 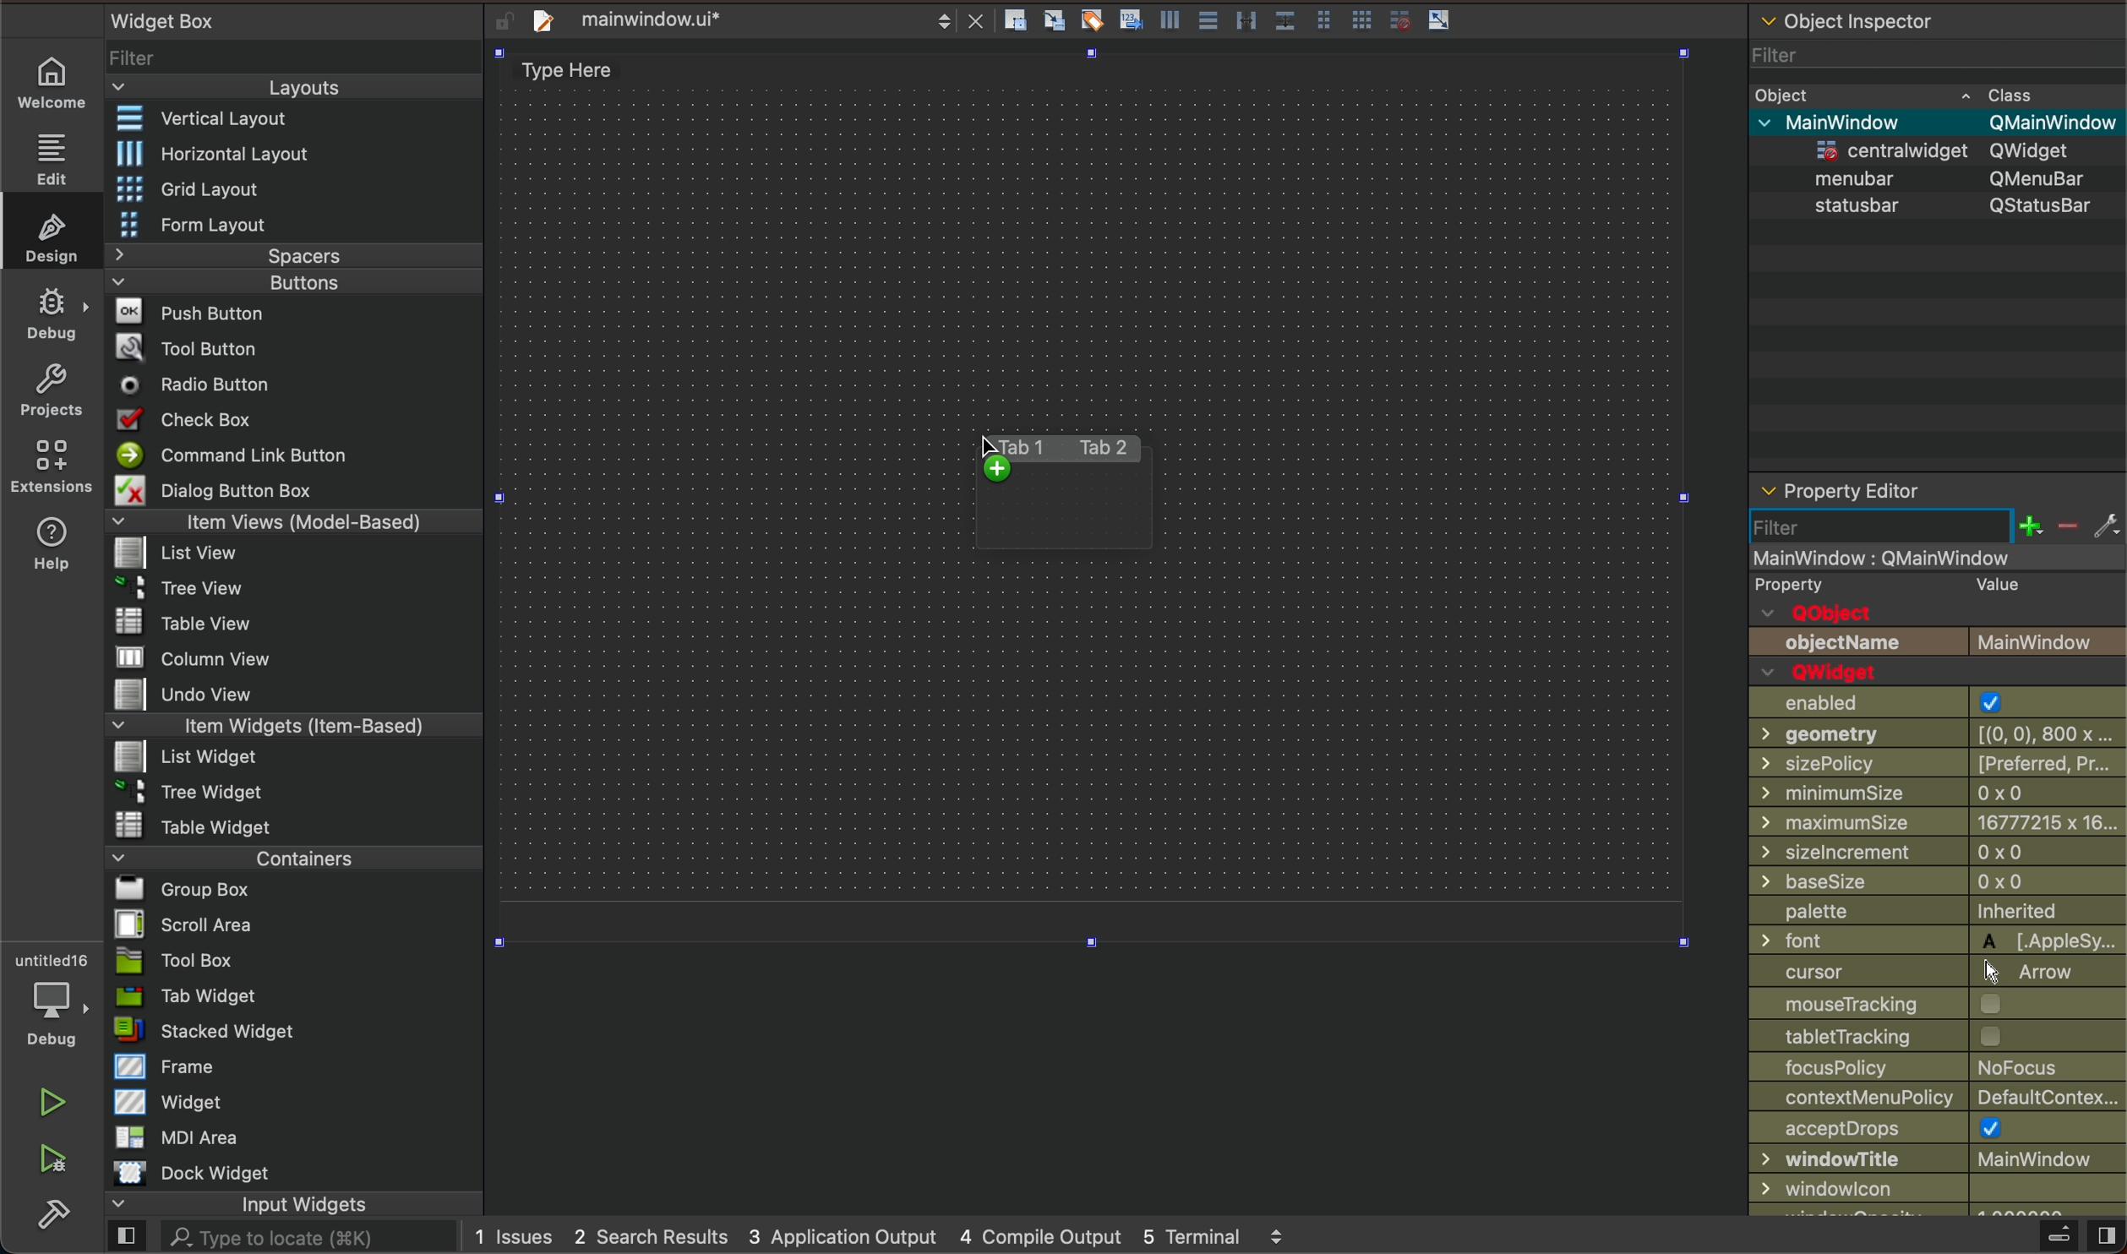 I want to click on object inspector, so click(x=1938, y=25).